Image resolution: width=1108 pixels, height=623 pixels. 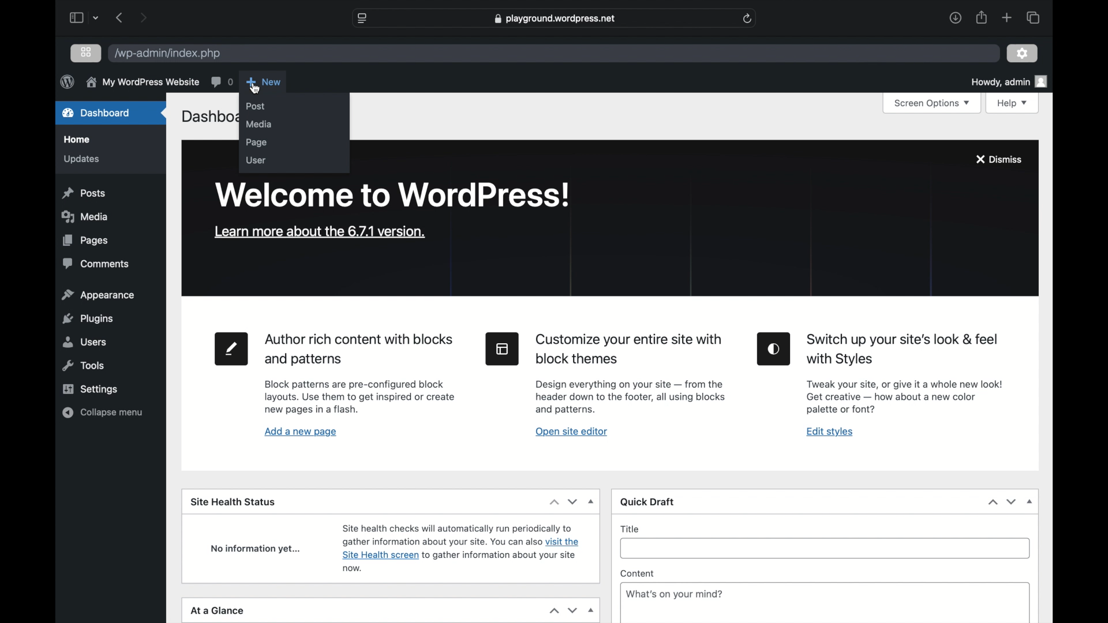 What do you see at coordinates (592, 501) in the screenshot?
I see `dropdown` at bounding box center [592, 501].